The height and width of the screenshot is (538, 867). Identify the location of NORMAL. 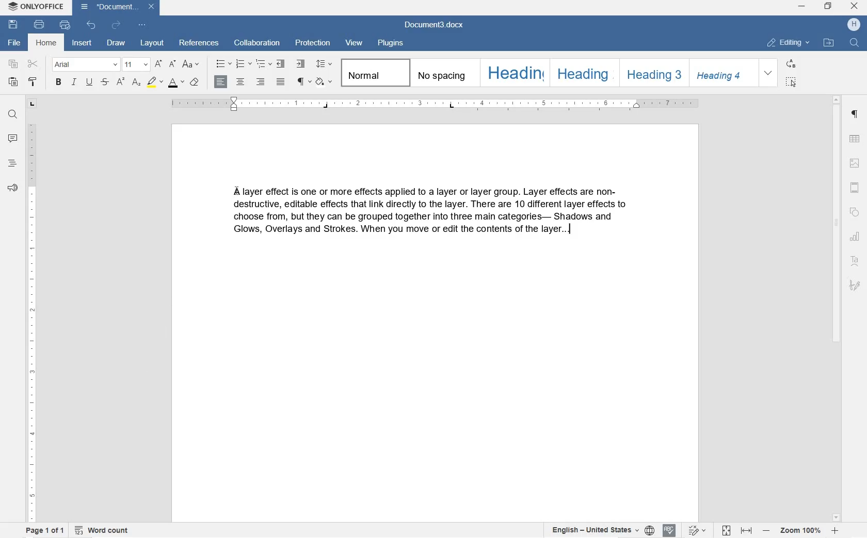
(374, 73).